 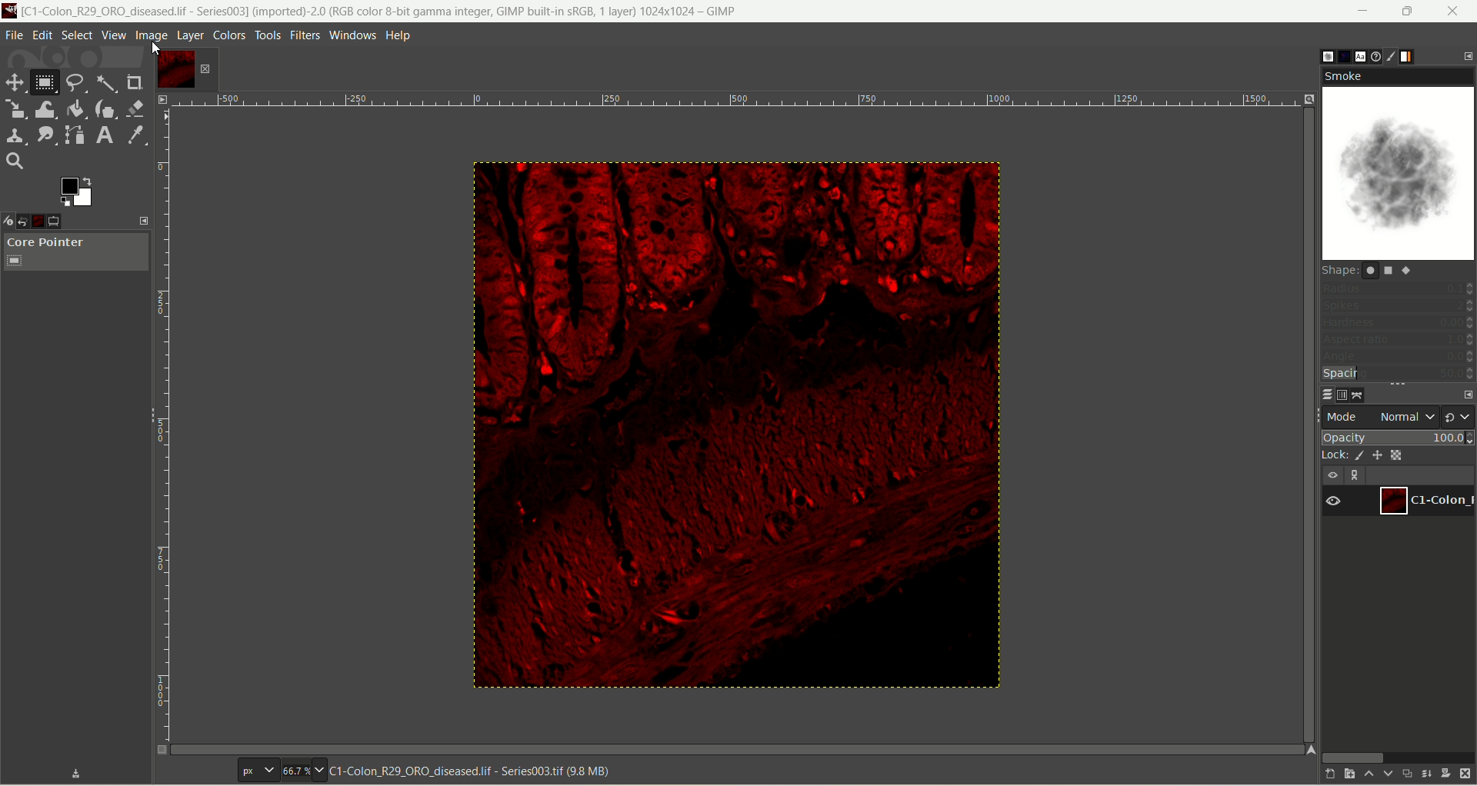 What do you see at coordinates (268, 35) in the screenshot?
I see `tools` at bounding box center [268, 35].